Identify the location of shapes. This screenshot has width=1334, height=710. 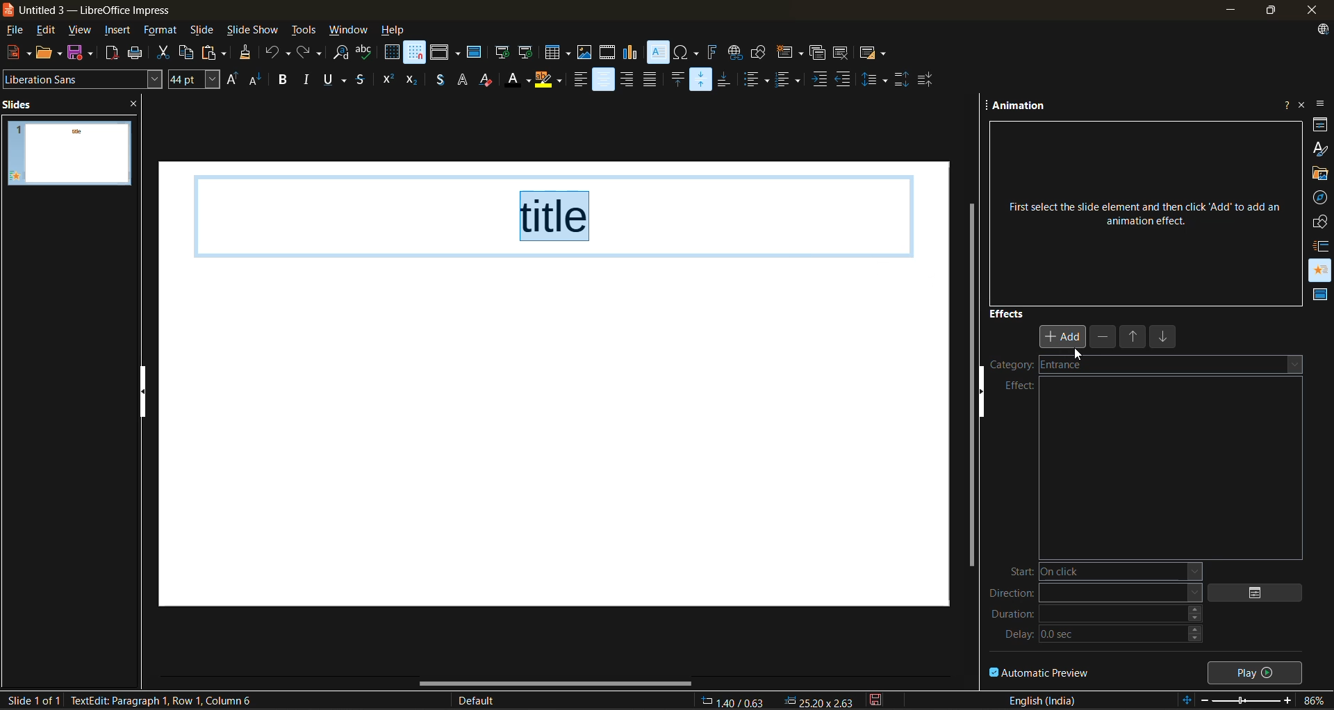
(1321, 222).